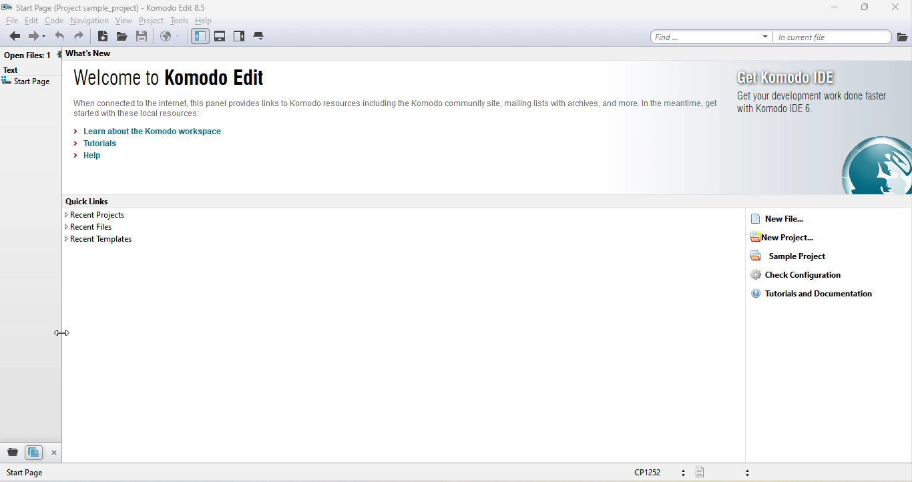 This screenshot has width=912, height=482. What do you see at coordinates (832, 37) in the screenshot?
I see `in current file` at bounding box center [832, 37].